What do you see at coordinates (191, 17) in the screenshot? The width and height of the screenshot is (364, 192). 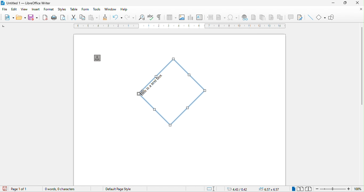 I see `chart` at bounding box center [191, 17].